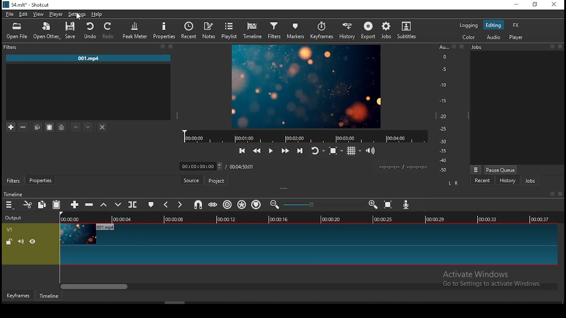 The image size is (566, 318). What do you see at coordinates (372, 150) in the screenshot?
I see `volume control` at bounding box center [372, 150].